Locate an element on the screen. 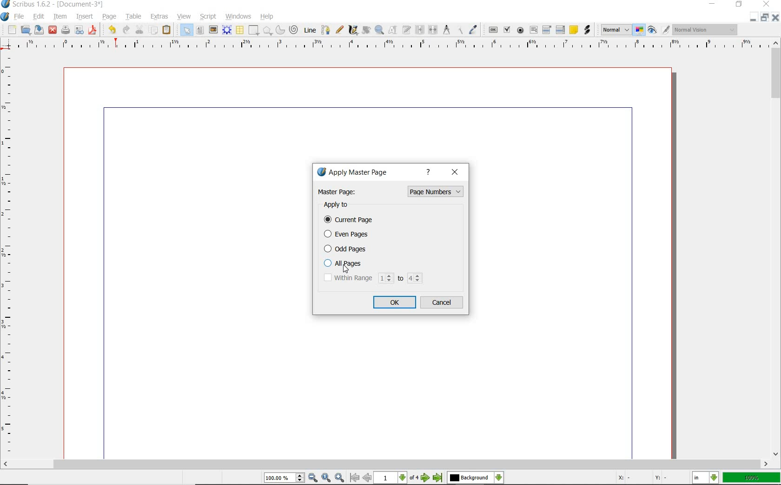  save is located at coordinates (38, 30).